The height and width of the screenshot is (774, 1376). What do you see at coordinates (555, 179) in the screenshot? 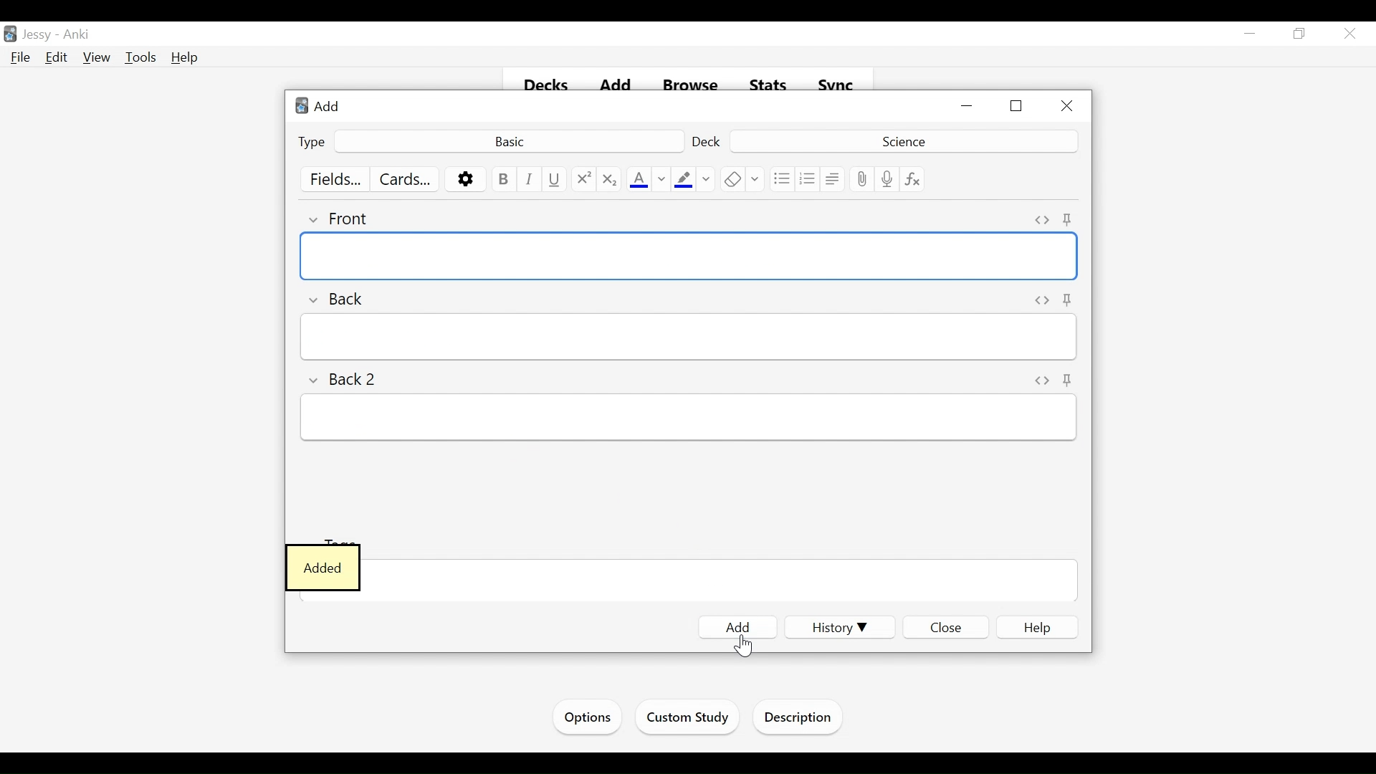
I see `Underline` at bounding box center [555, 179].